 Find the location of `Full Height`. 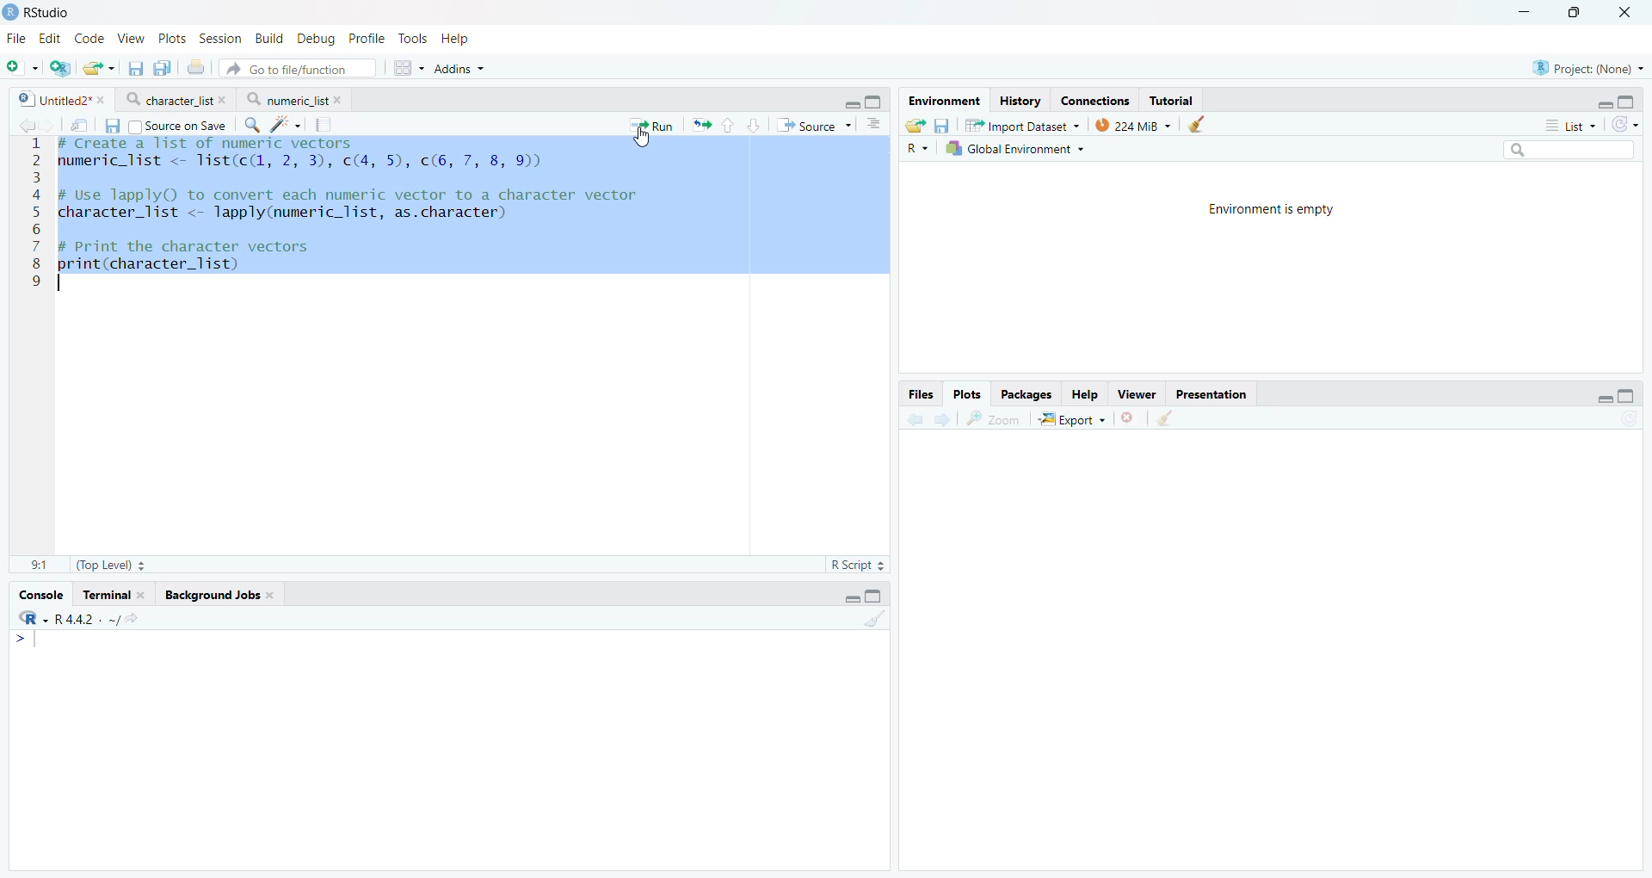

Full Height is located at coordinates (877, 596).